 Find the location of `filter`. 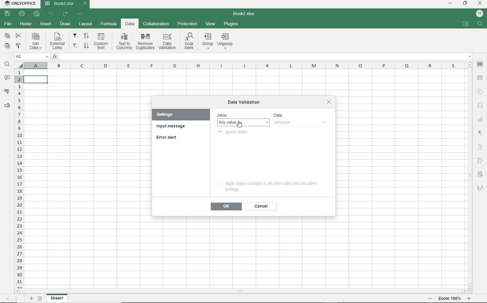

filter is located at coordinates (75, 36).